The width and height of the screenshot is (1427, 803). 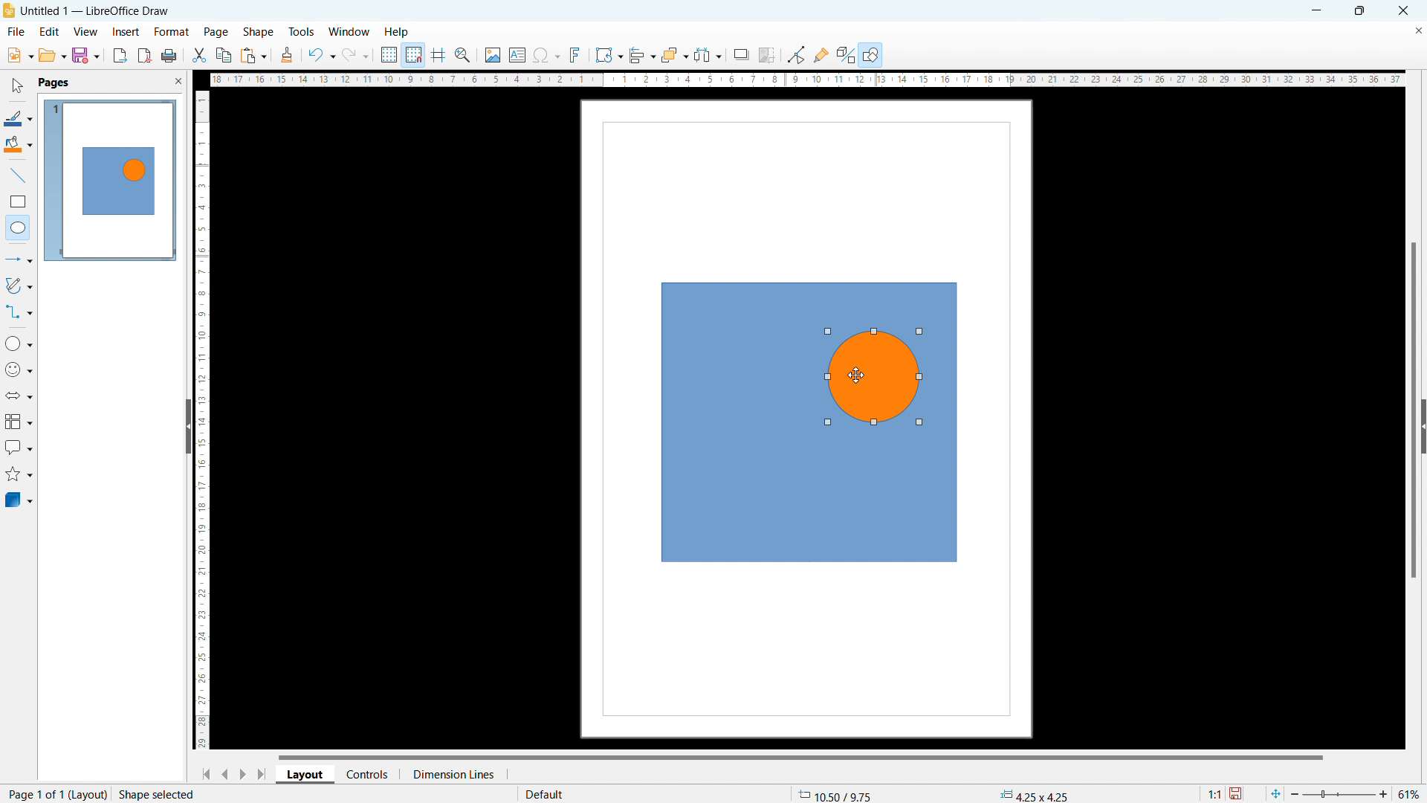 What do you see at coordinates (413, 54) in the screenshot?
I see `snap to grid` at bounding box center [413, 54].